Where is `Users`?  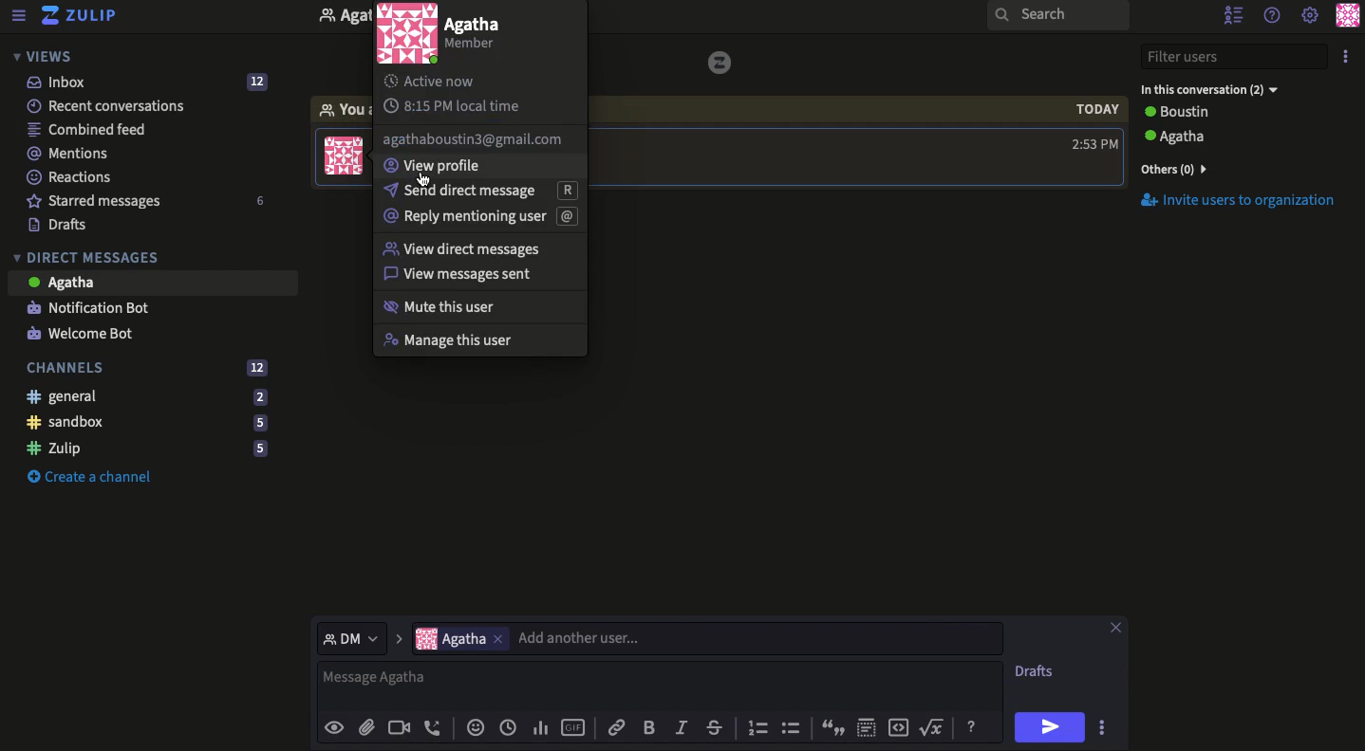 Users is located at coordinates (450, 638).